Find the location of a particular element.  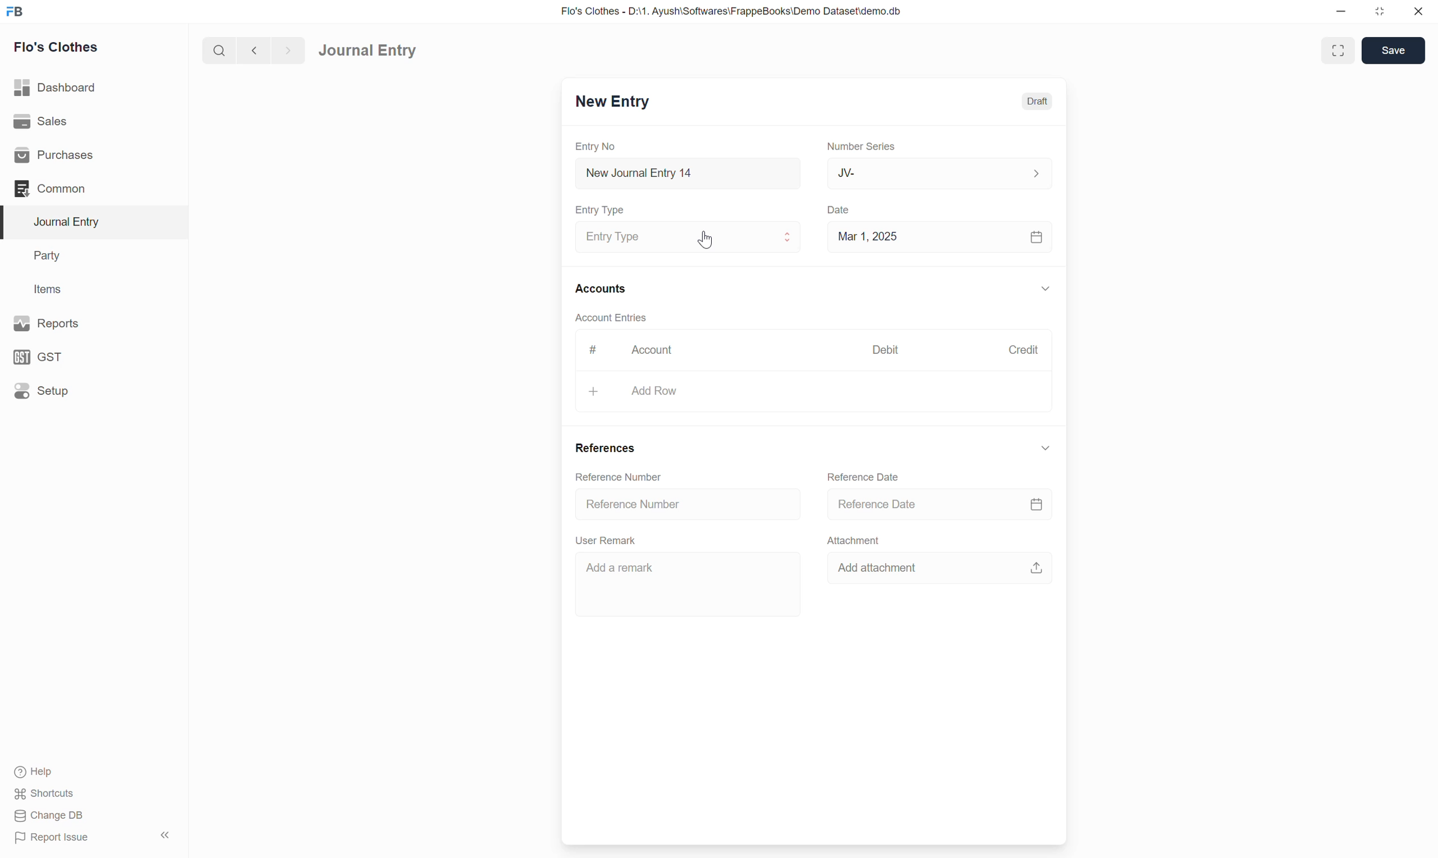

GST is located at coordinates (40, 357).